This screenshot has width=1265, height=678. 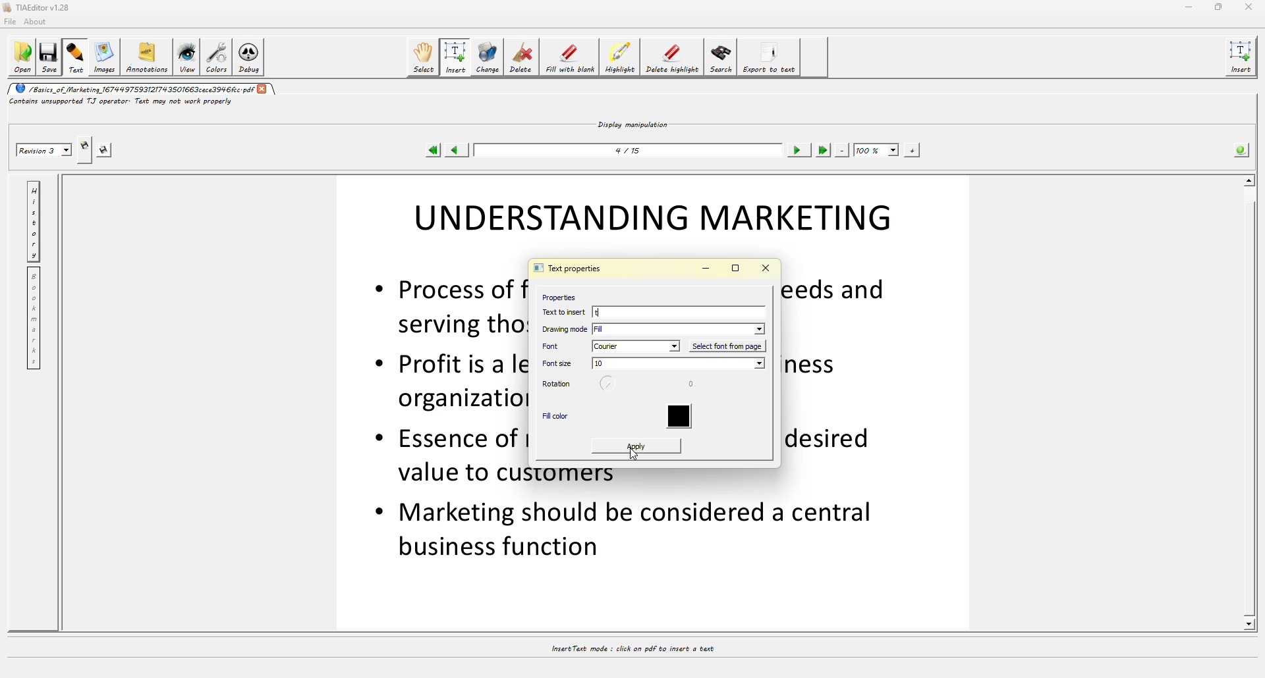 I want to click on apply, so click(x=636, y=442).